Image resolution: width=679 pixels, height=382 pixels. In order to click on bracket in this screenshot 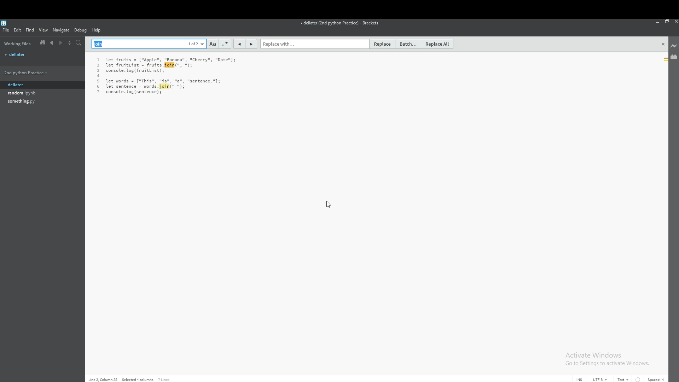, I will do `click(5, 23)`.